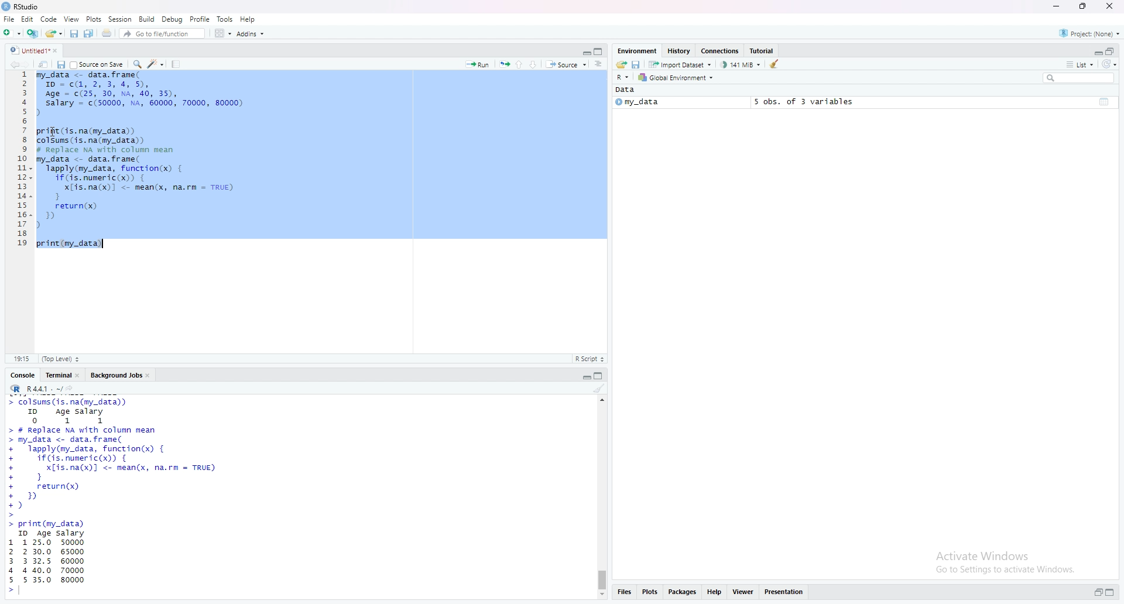 The image size is (1124, 604). Describe the element at coordinates (60, 65) in the screenshot. I see `save current document` at that location.